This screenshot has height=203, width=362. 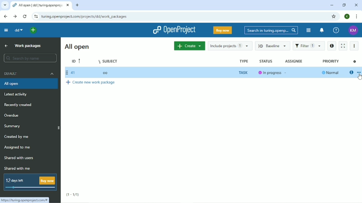 I want to click on Overdue, so click(x=12, y=115).